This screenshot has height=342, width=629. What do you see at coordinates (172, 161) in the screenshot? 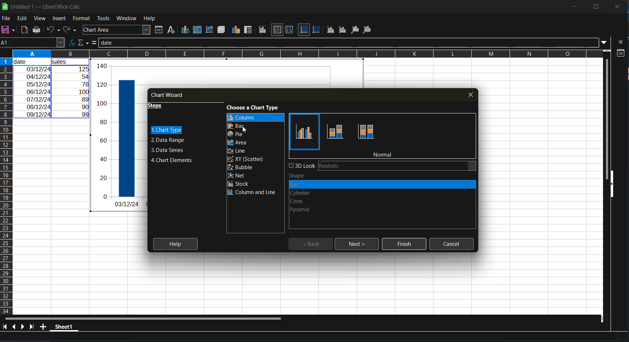
I see `chart elements` at bounding box center [172, 161].